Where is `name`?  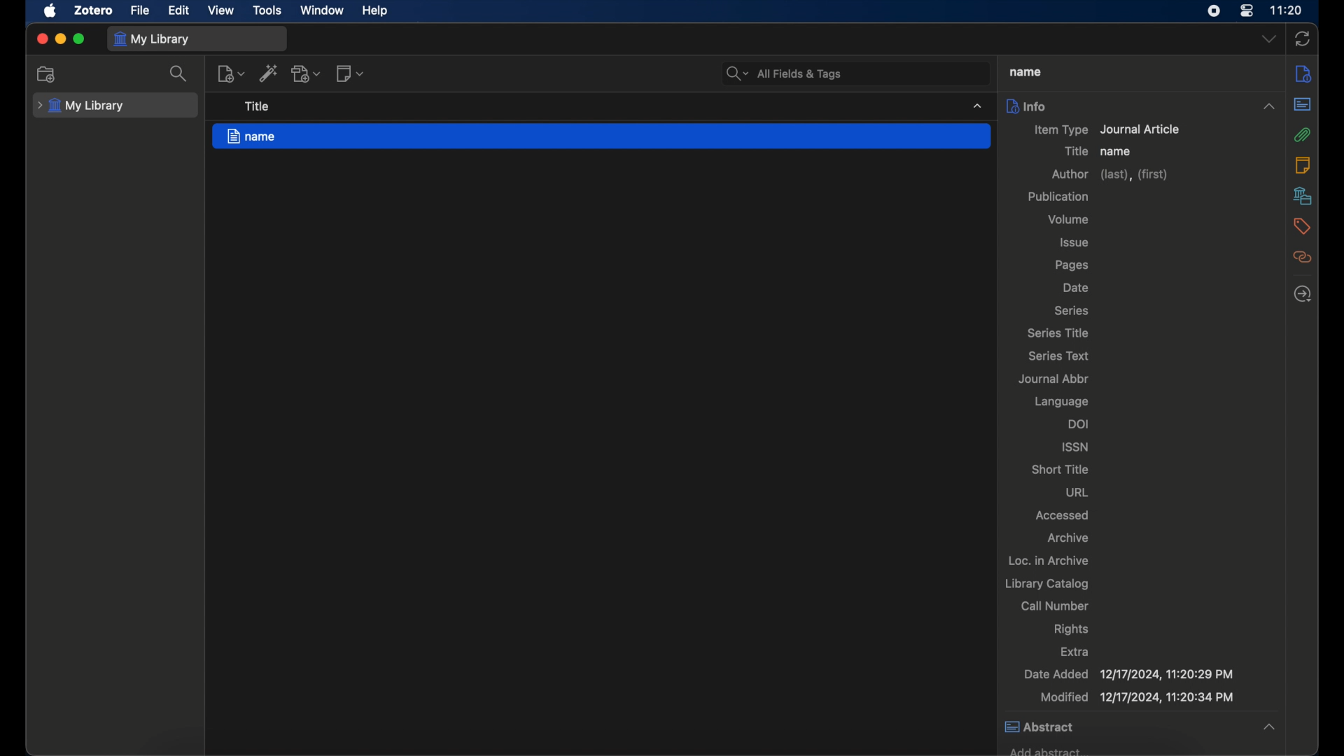
name is located at coordinates (602, 136).